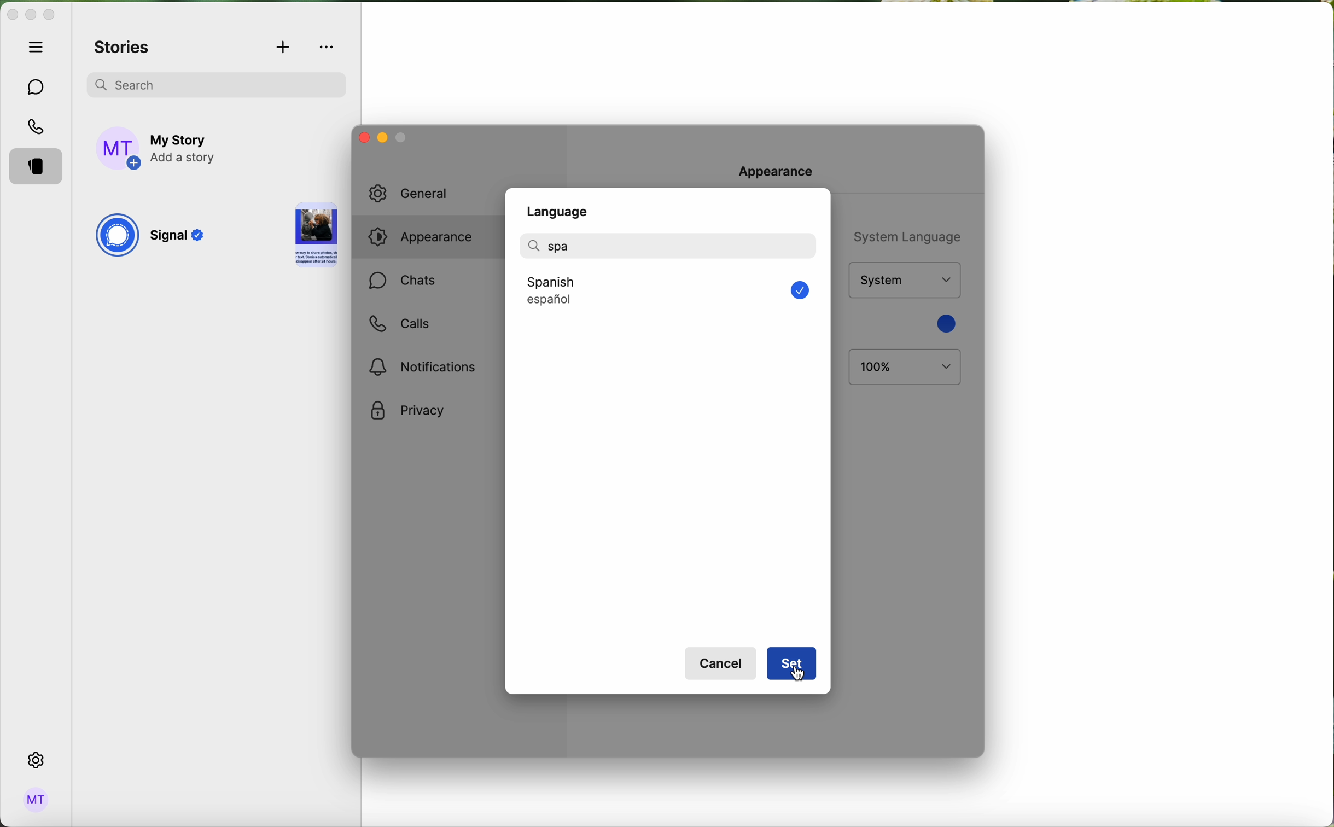  What do you see at coordinates (905, 236) in the screenshot?
I see `system language` at bounding box center [905, 236].